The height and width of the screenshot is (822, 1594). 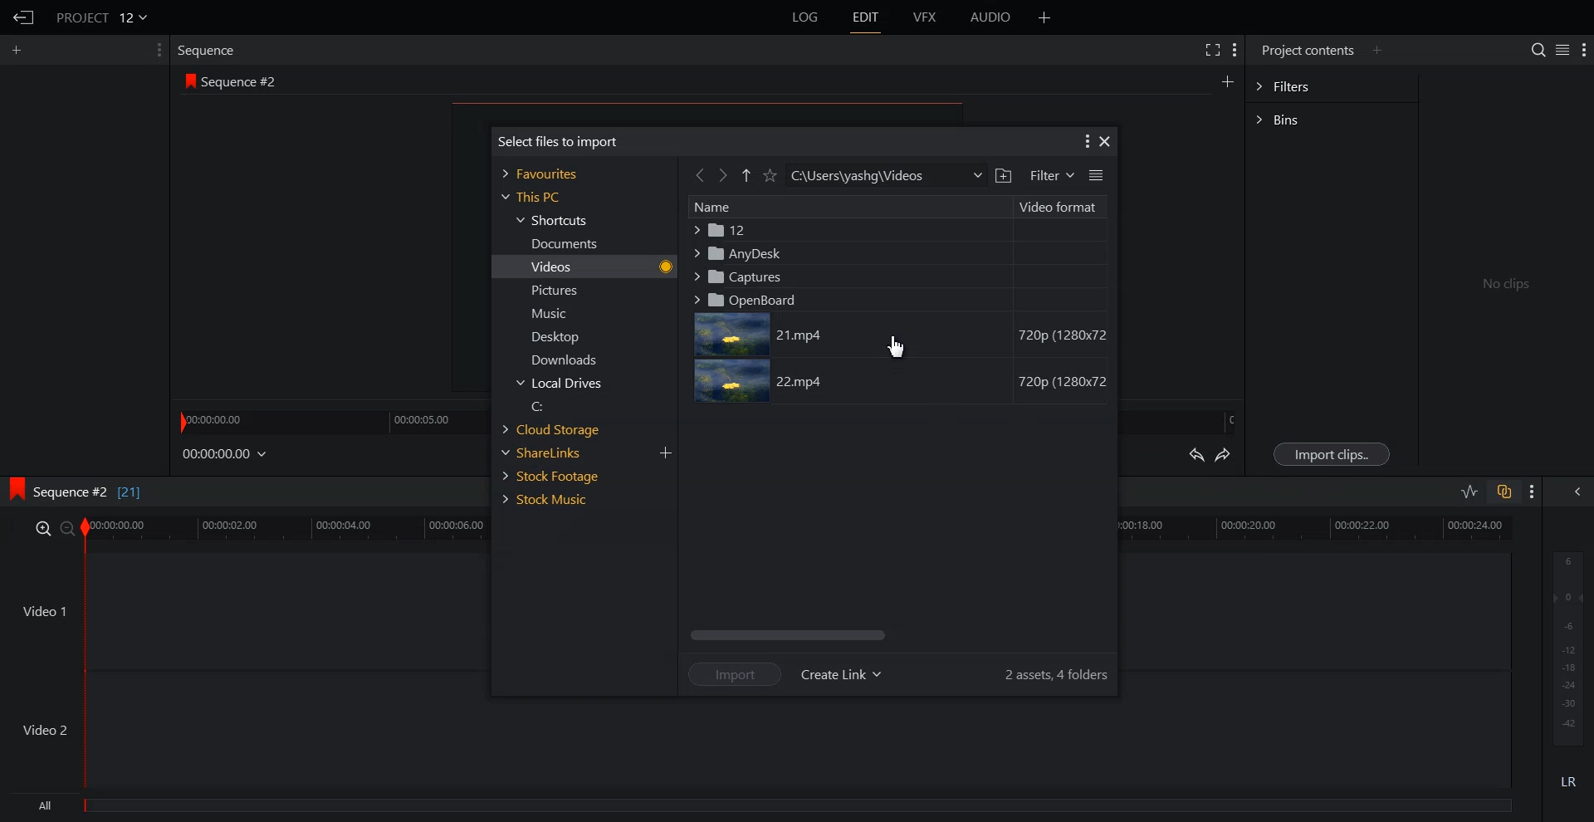 What do you see at coordinates (560, 243) in the screenshot?
I see `Documents` at bounding box center [560, 243].